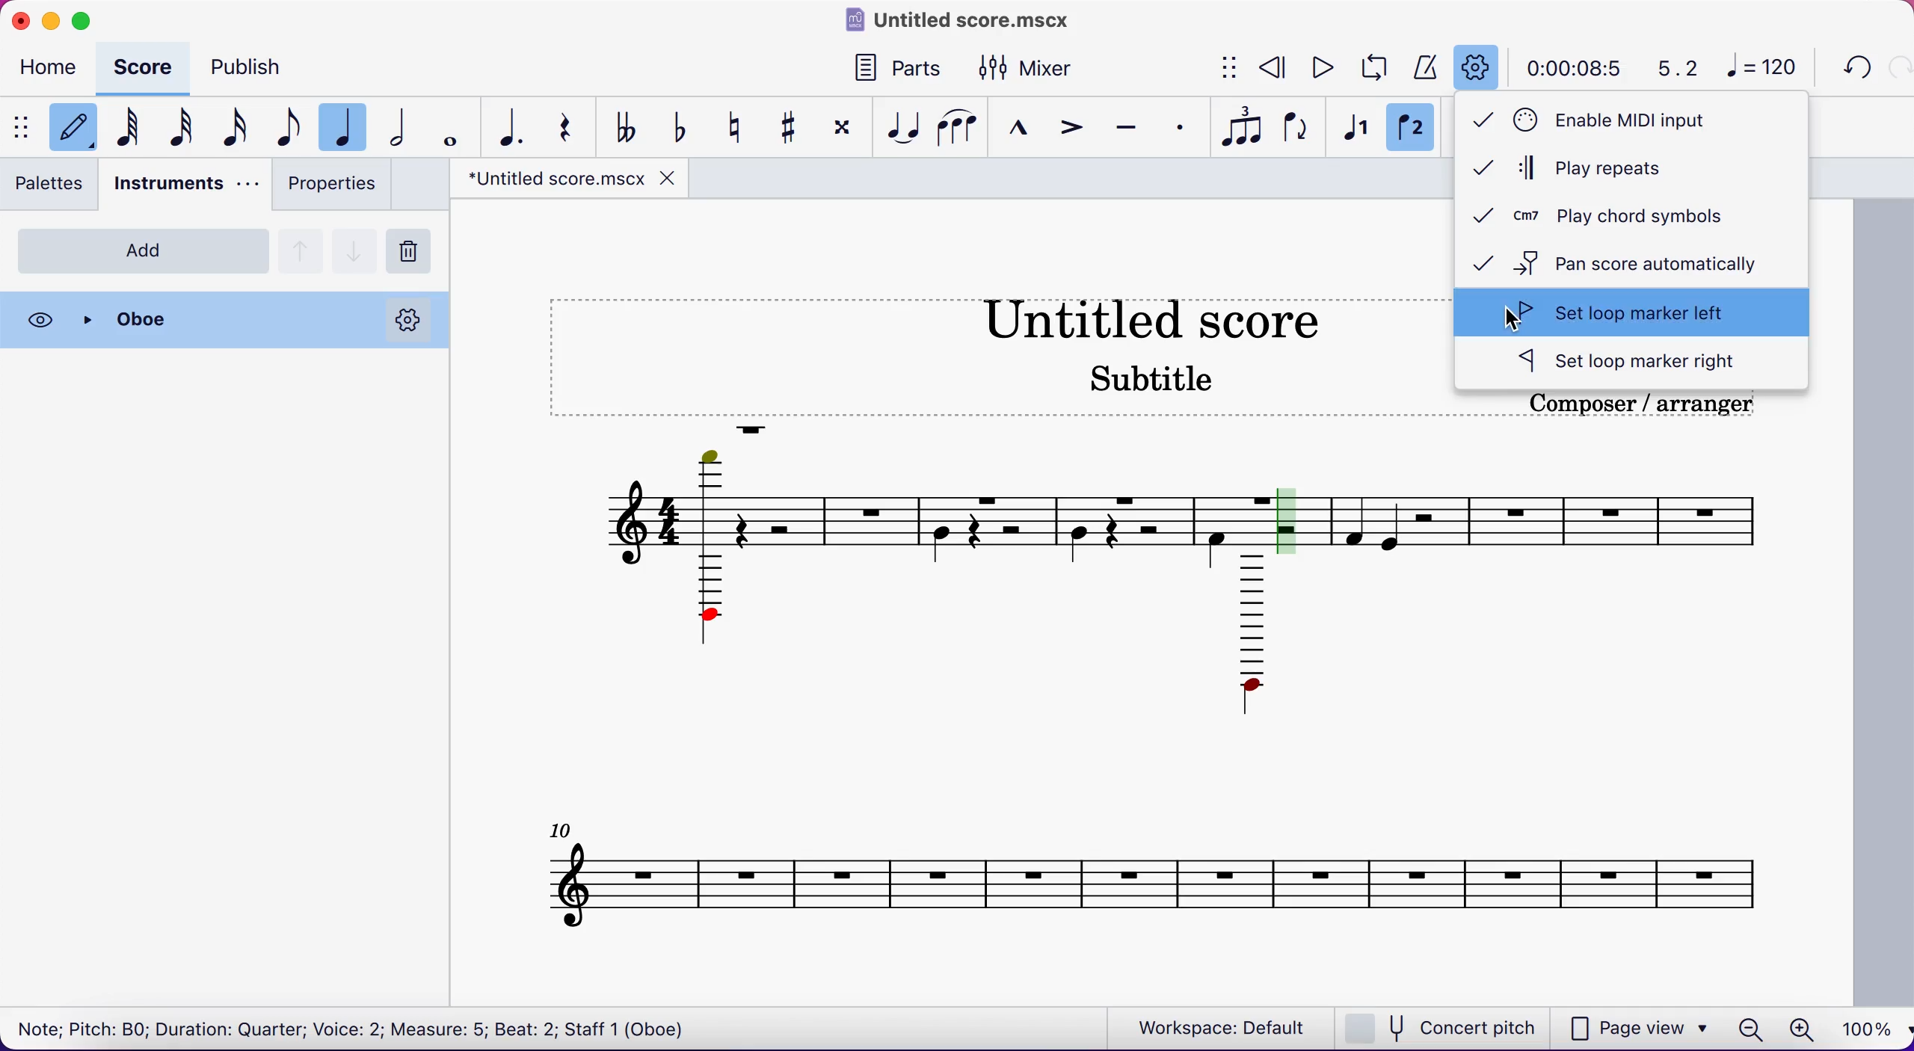  What do you see at coordinates (407, 320) in the screenshot?
I see `more options` at bounding box center [407, 320].